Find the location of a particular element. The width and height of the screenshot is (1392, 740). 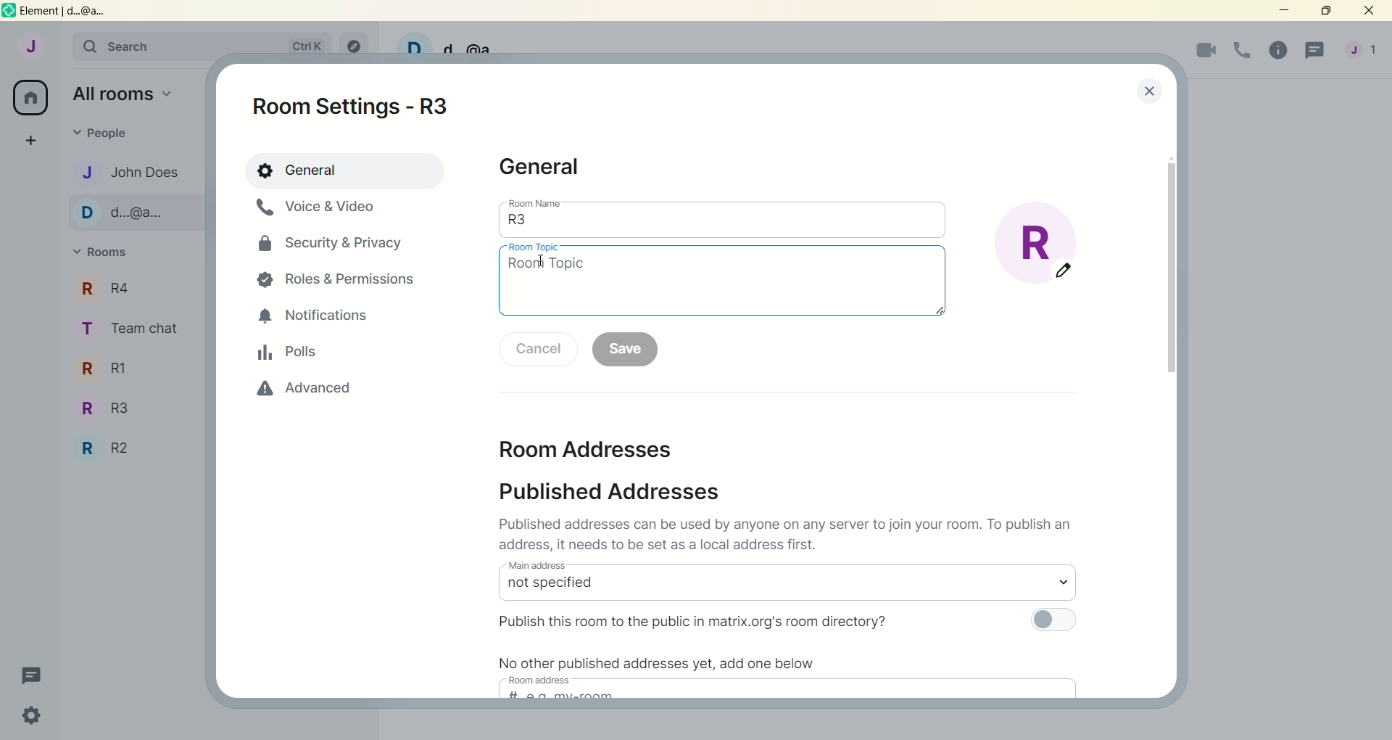

vertical scroll bar is located at coordinates (1168, 269).